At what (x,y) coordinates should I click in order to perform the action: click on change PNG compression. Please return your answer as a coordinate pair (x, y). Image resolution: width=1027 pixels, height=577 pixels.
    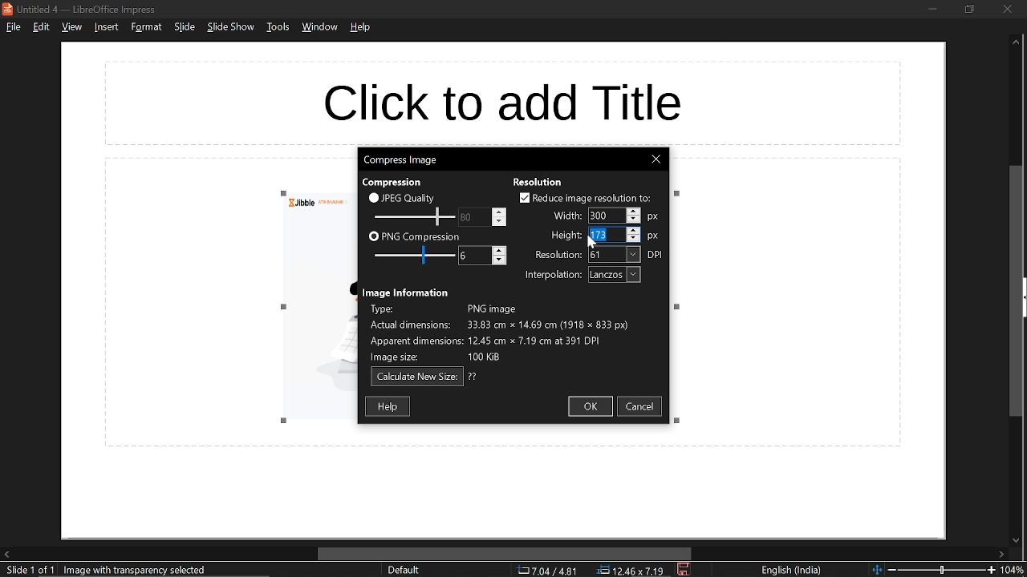
    Looking at the image, I should click on (467, 255).